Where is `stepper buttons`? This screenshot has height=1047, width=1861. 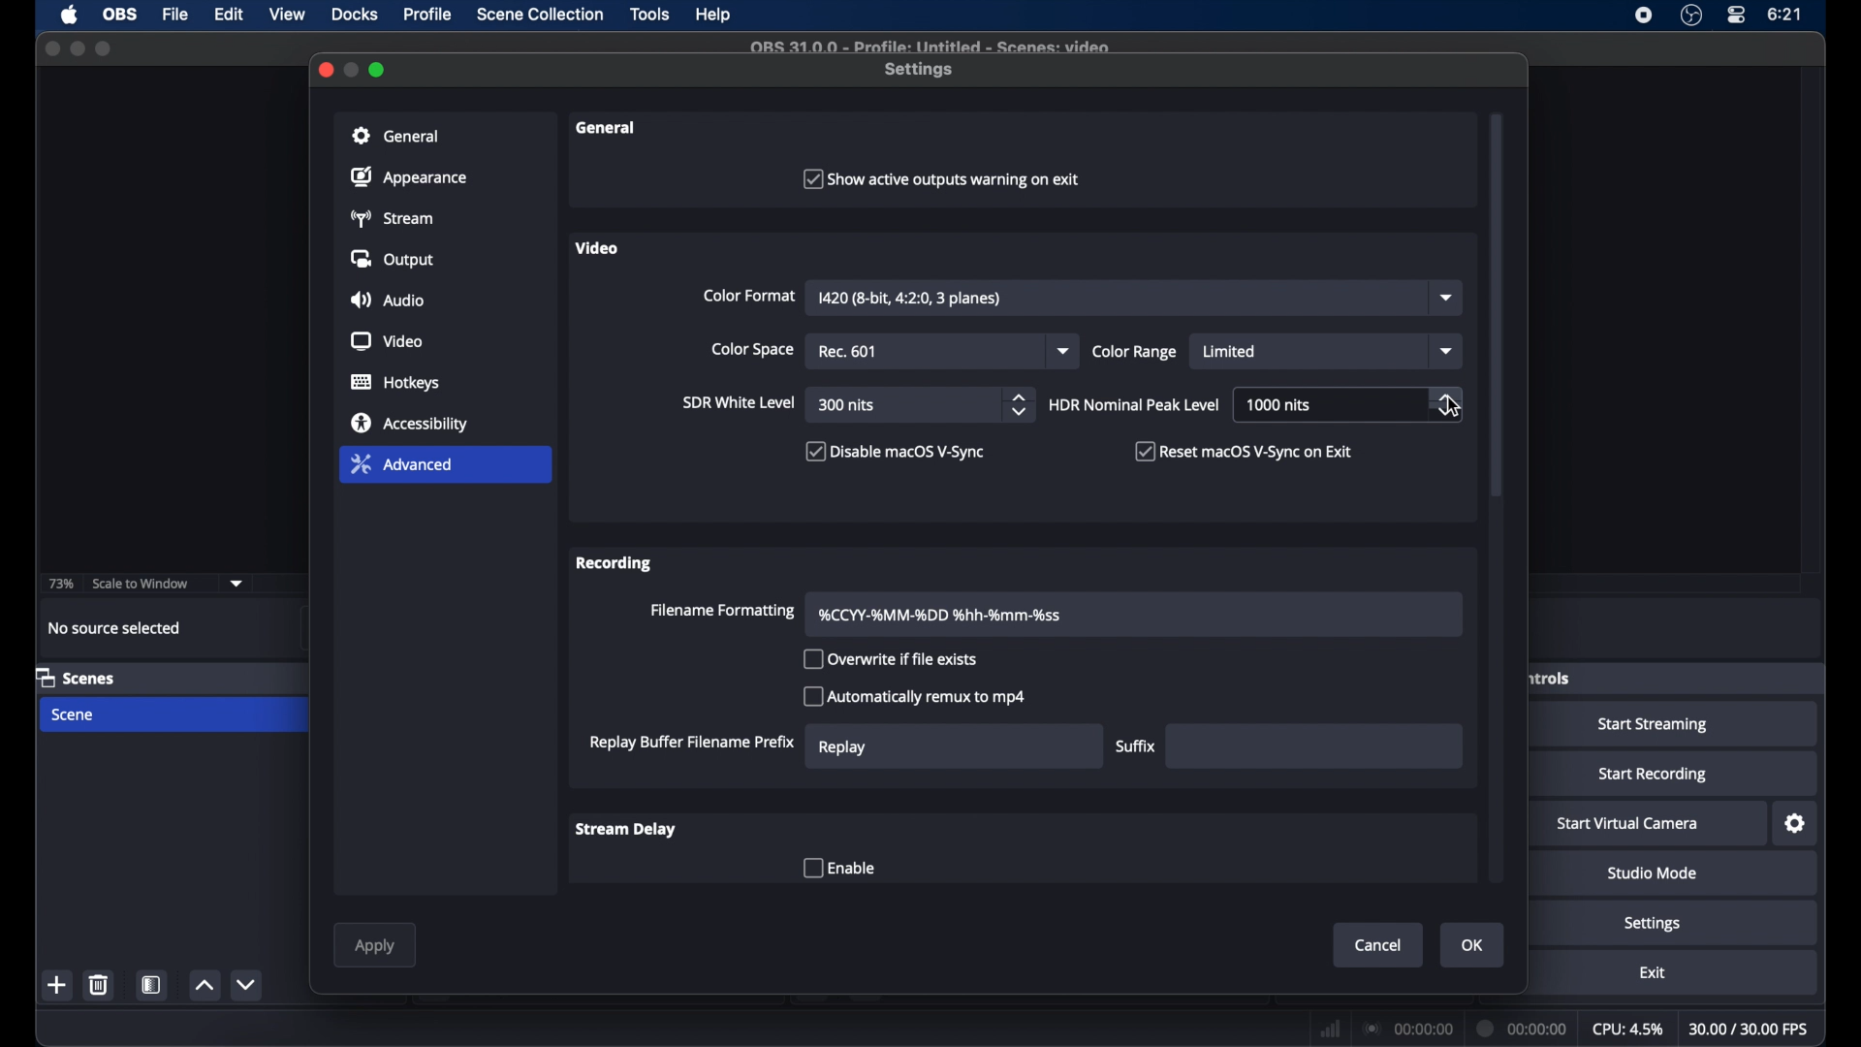 stepper buttons is located at coordinates (1022, 405).